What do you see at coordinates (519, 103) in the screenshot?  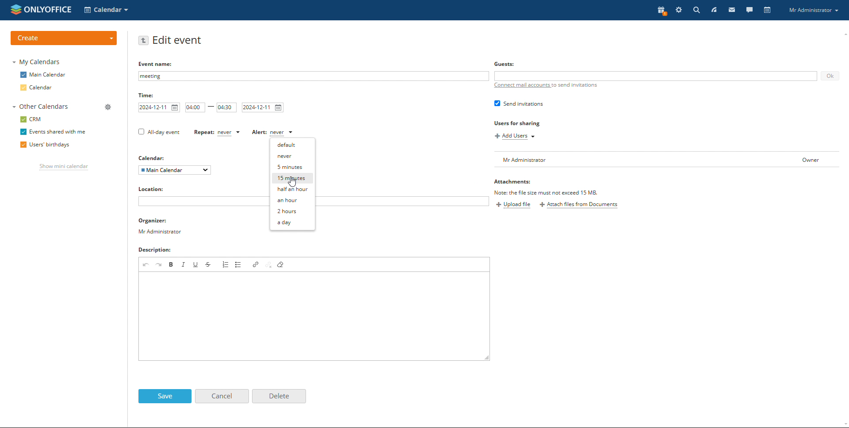 I see `send invitations` at bounding box center [519, 103].